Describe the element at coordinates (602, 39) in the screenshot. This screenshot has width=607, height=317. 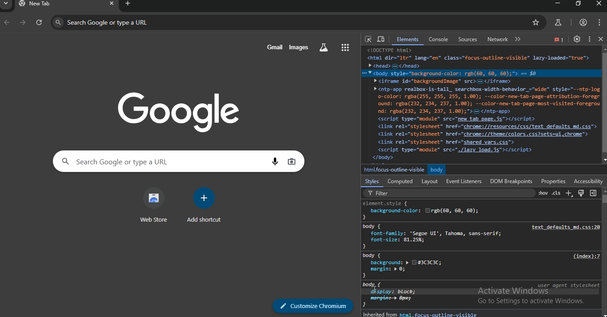
I see `close` at that location.